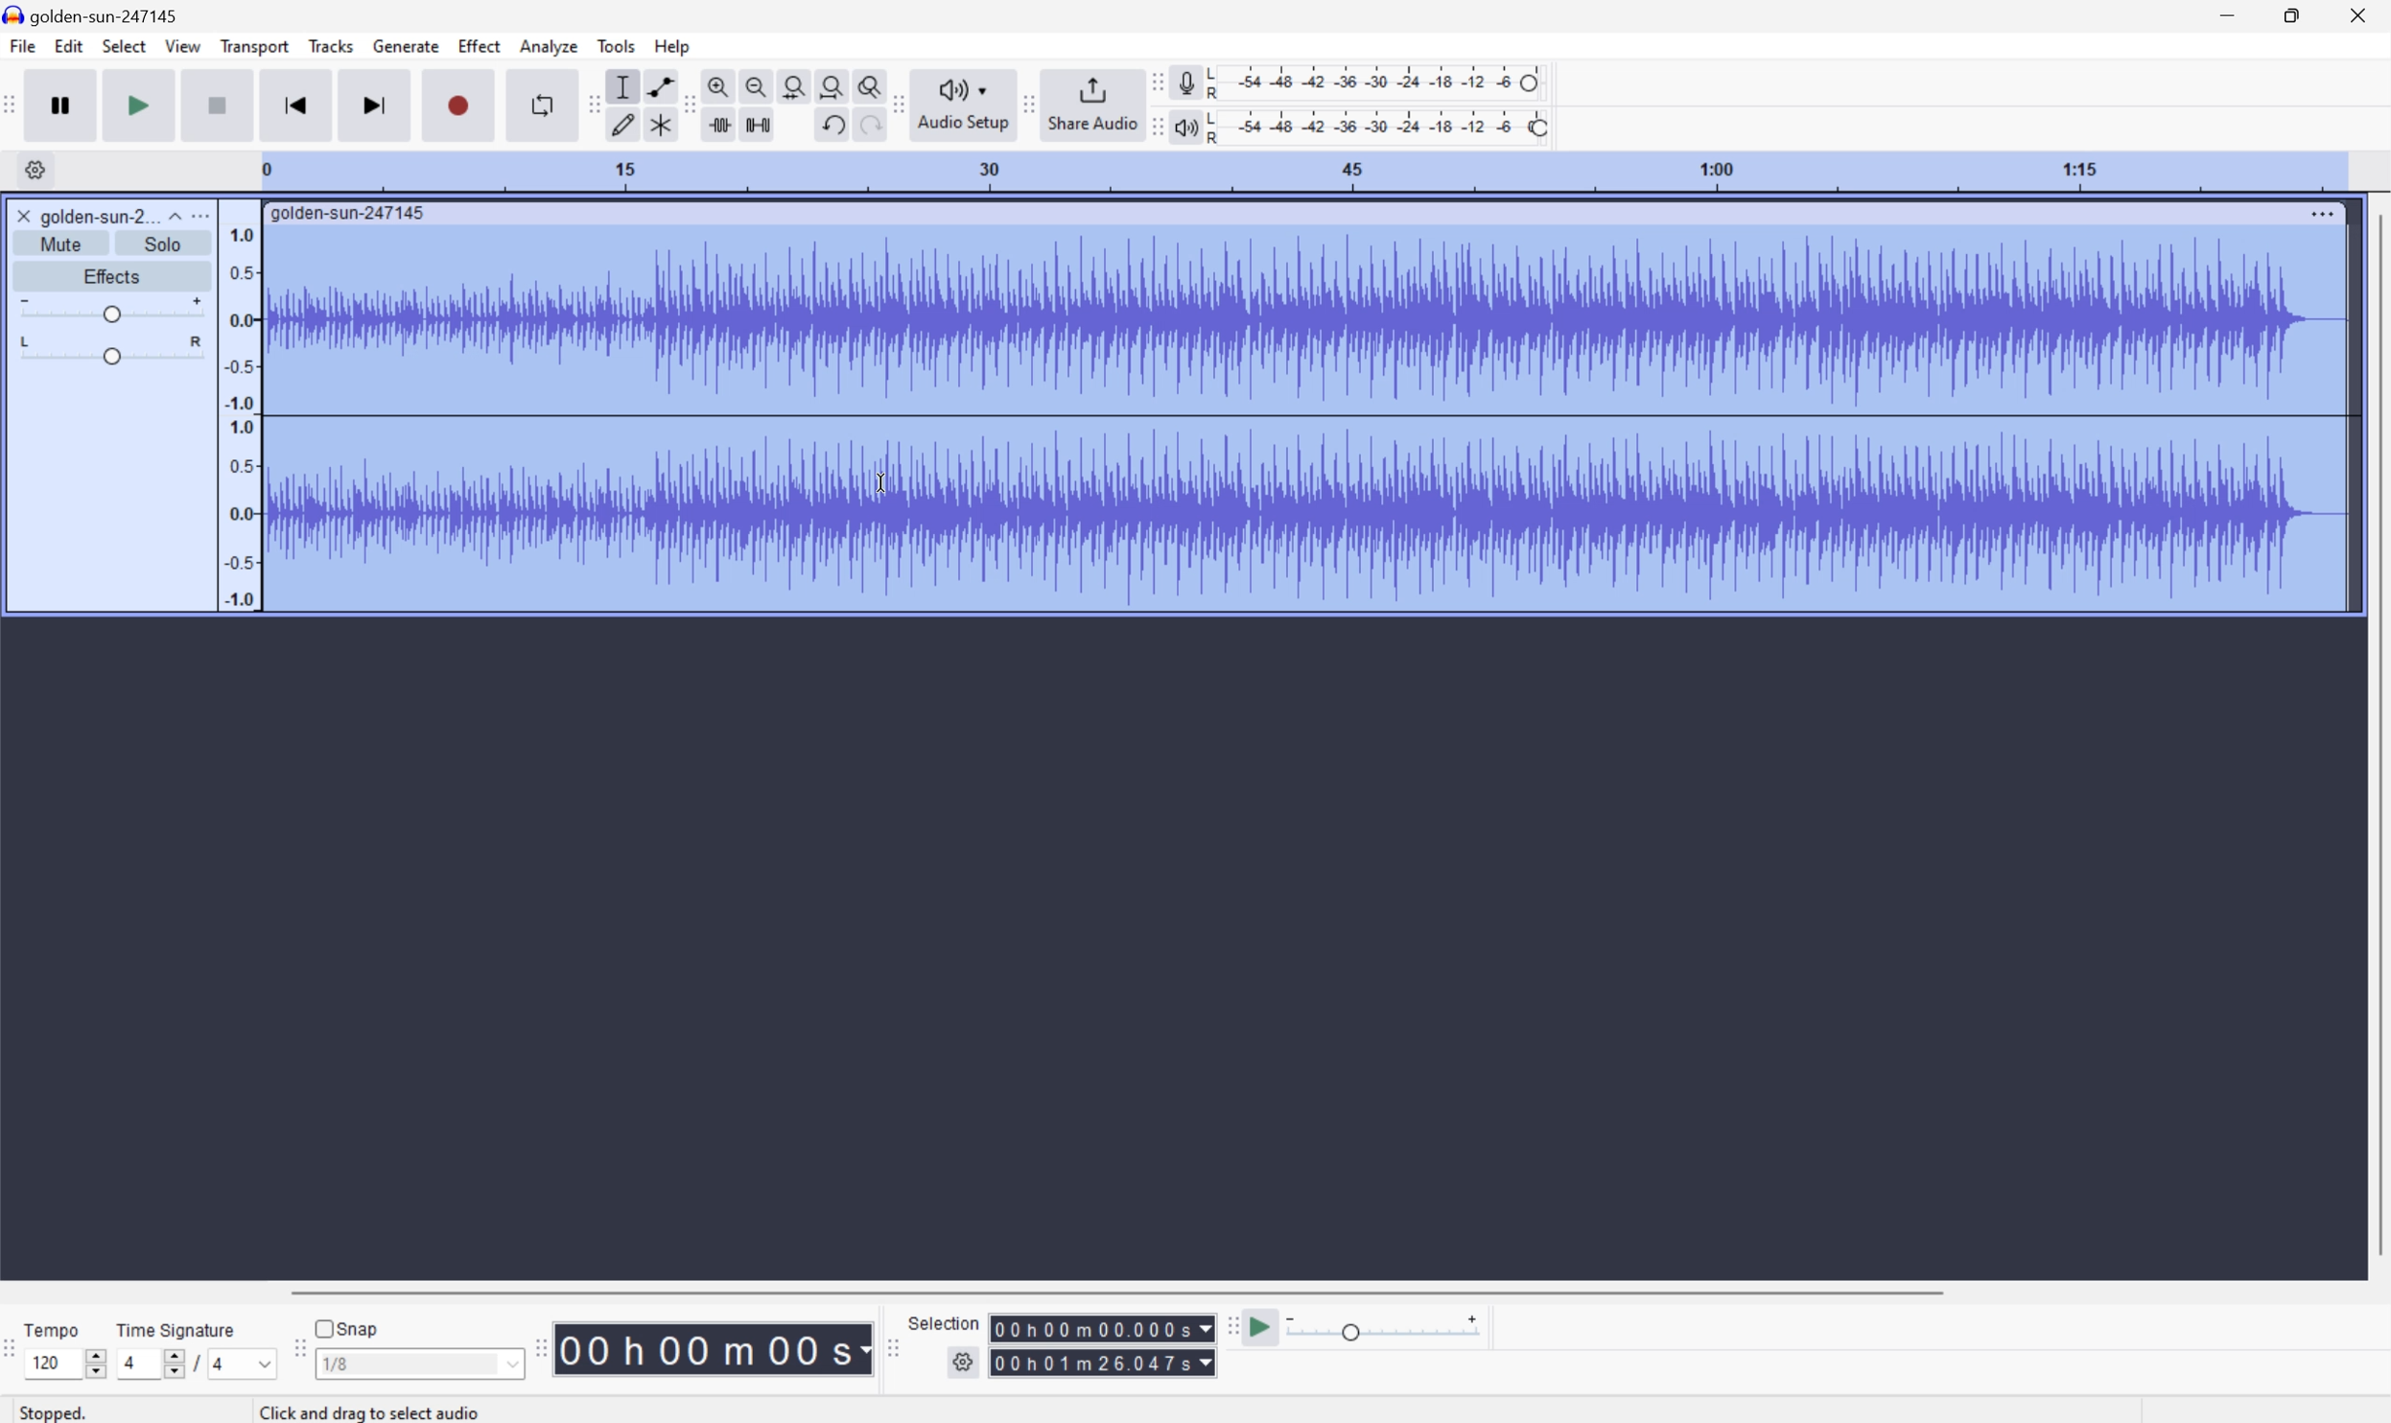  What do you see at coordinates (2376, 735) in the screenshot?
I see `Scroll Bar` at bounding box center [2376, 735].